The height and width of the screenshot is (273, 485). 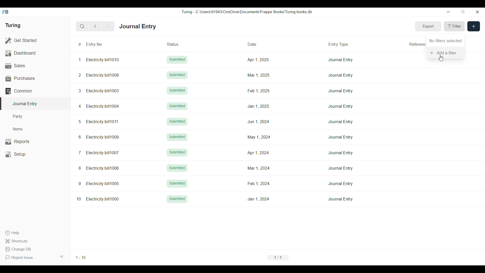 What do you see at coordinates (35, 129) in the screenshot?
I see `Items` at bounding box center [35, 129].